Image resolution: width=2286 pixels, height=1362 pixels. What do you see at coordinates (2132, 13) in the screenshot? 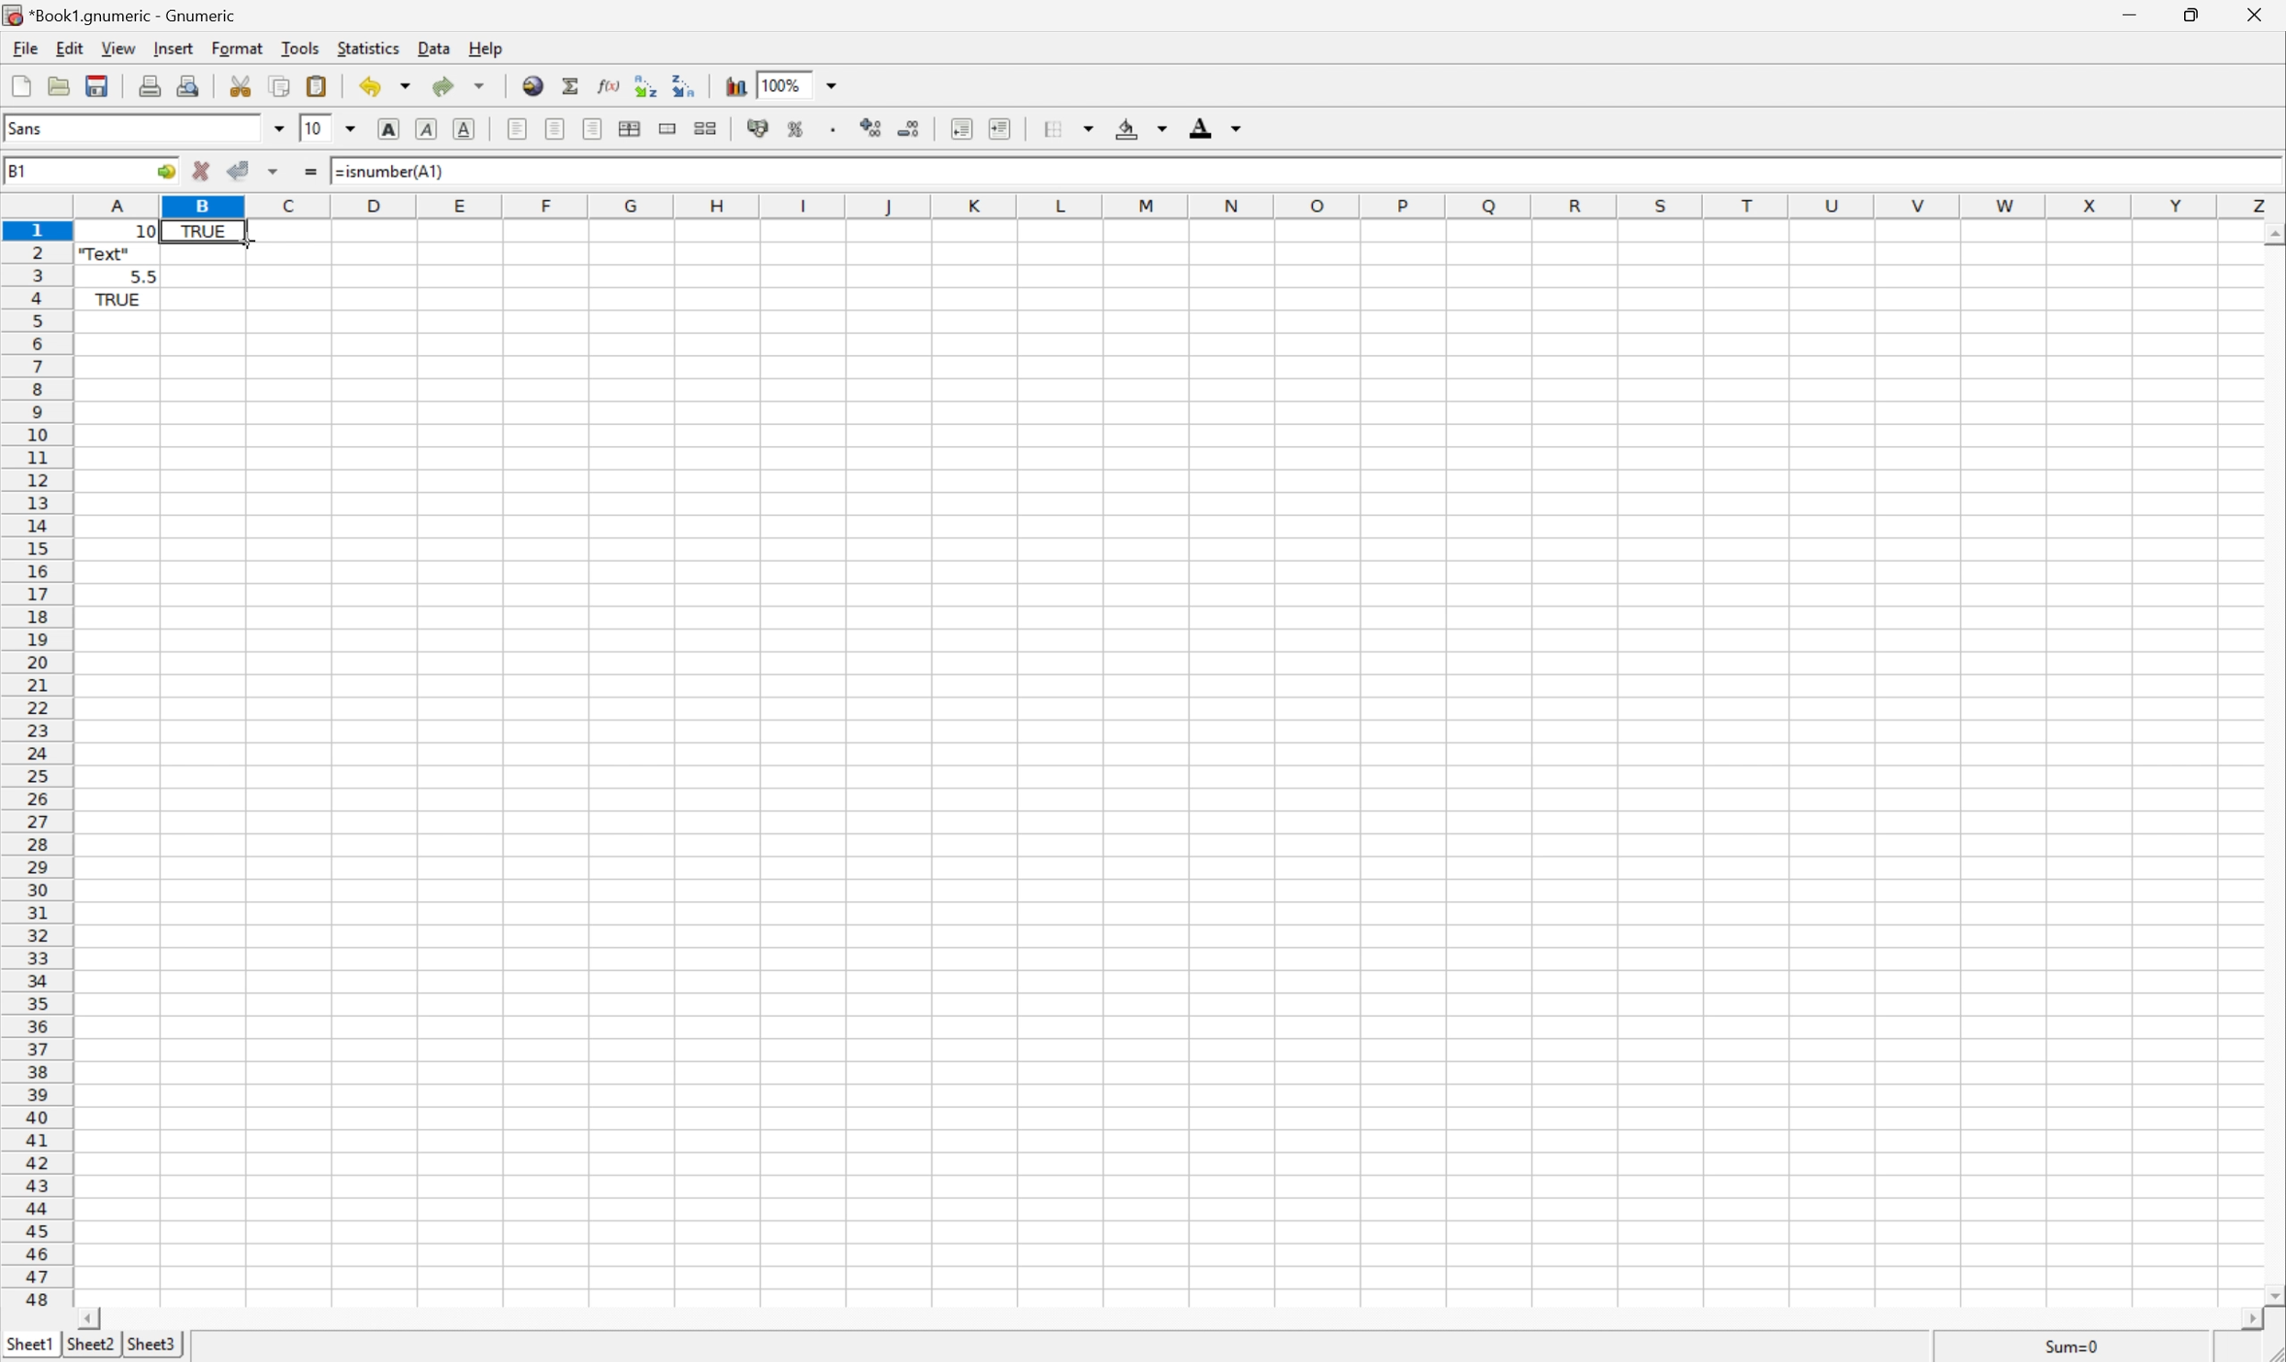
I see `Minimize` at bounding box center [2132, 13].